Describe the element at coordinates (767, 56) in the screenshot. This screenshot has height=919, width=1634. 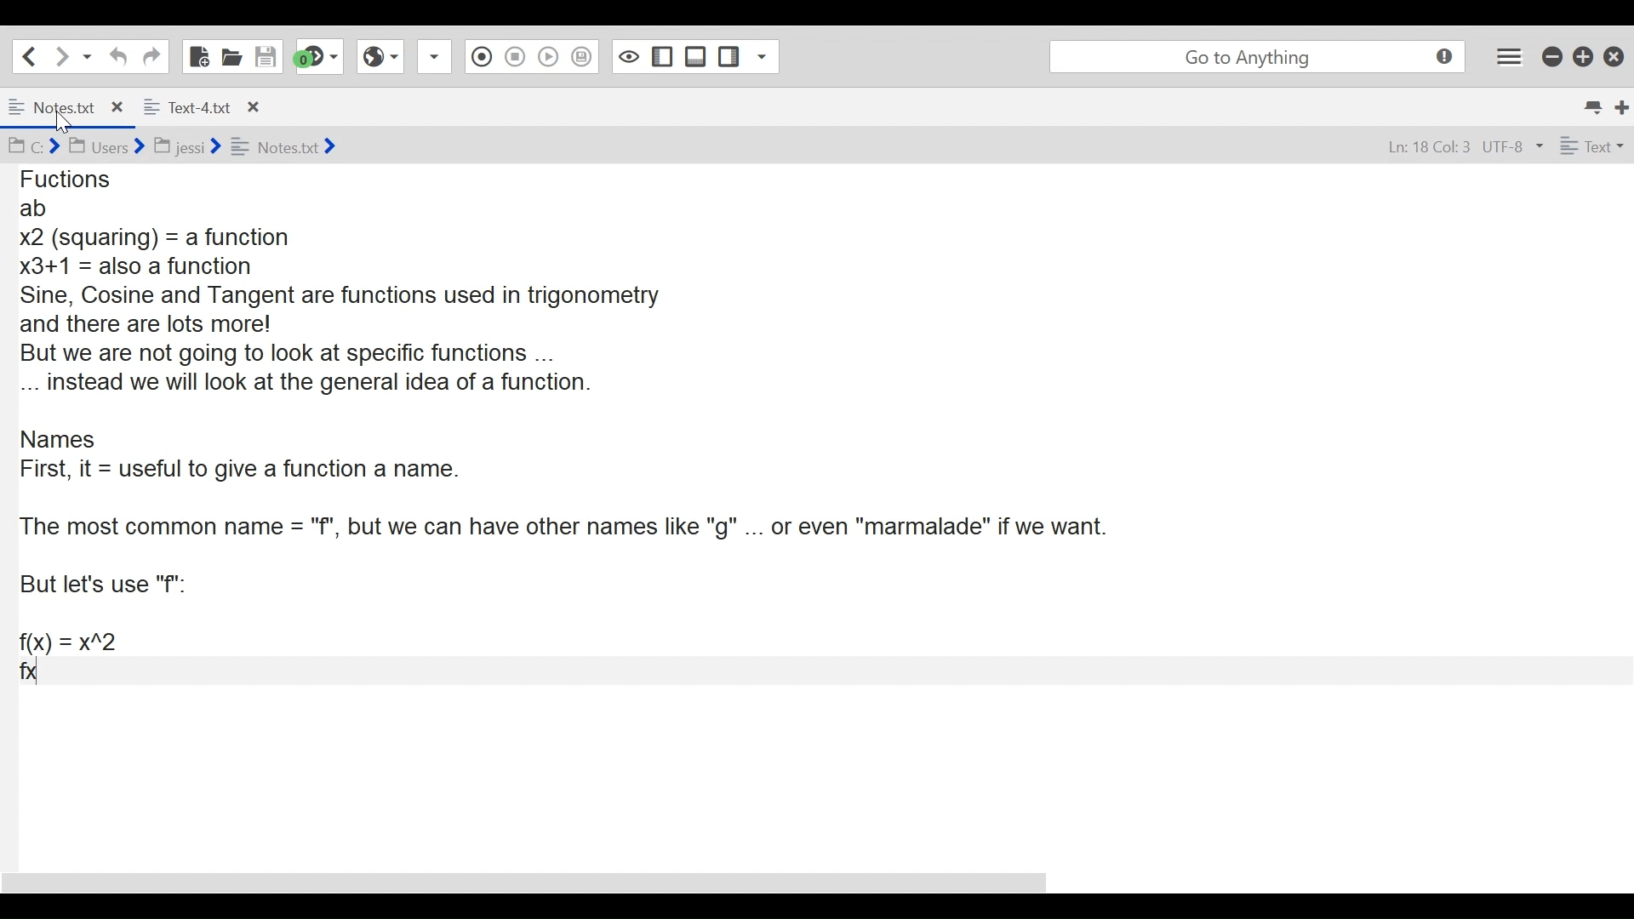
I see `Show Specific Sidebar` at that location.